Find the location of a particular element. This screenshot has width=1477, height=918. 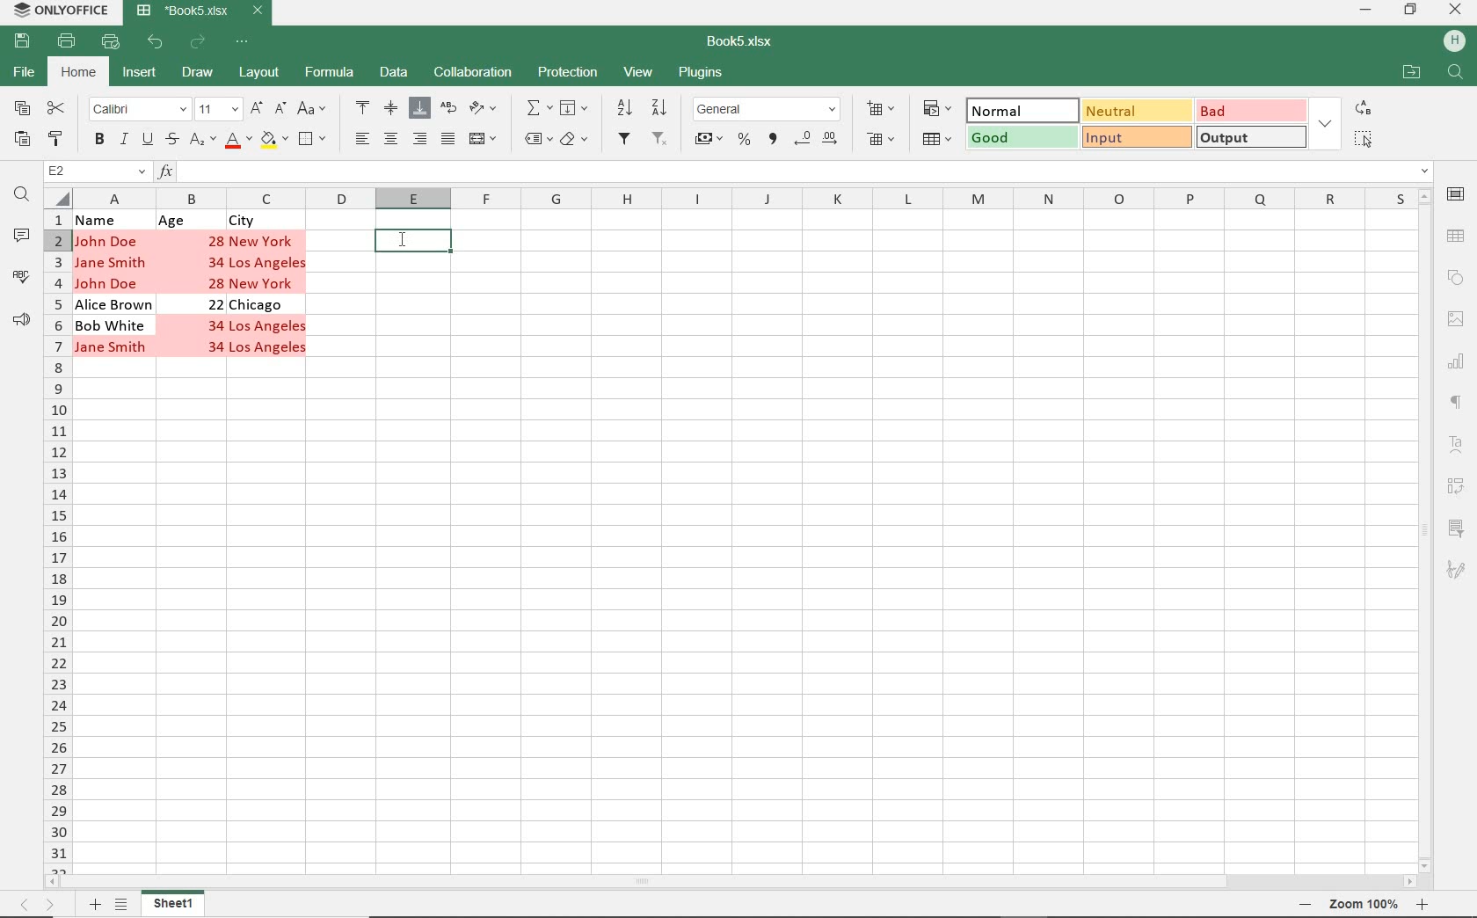

PRINT is located at coordinates (69, 40).